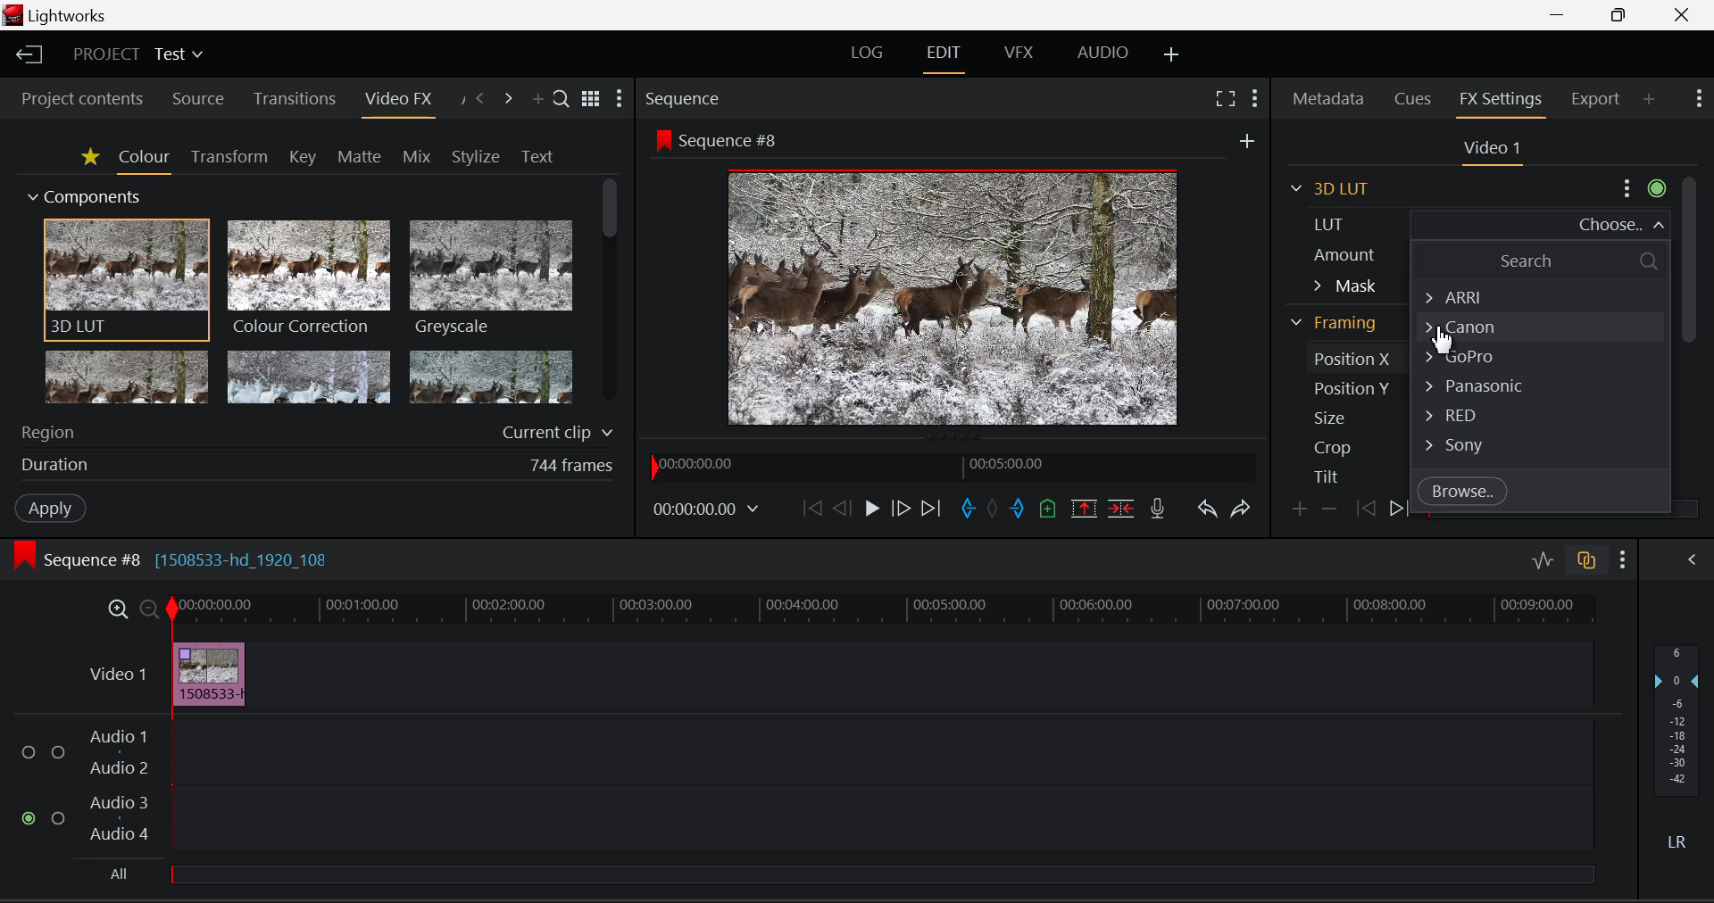  Describe the element at coordinates (472, 157) in the screenshot. I see `Stylize` at that location.